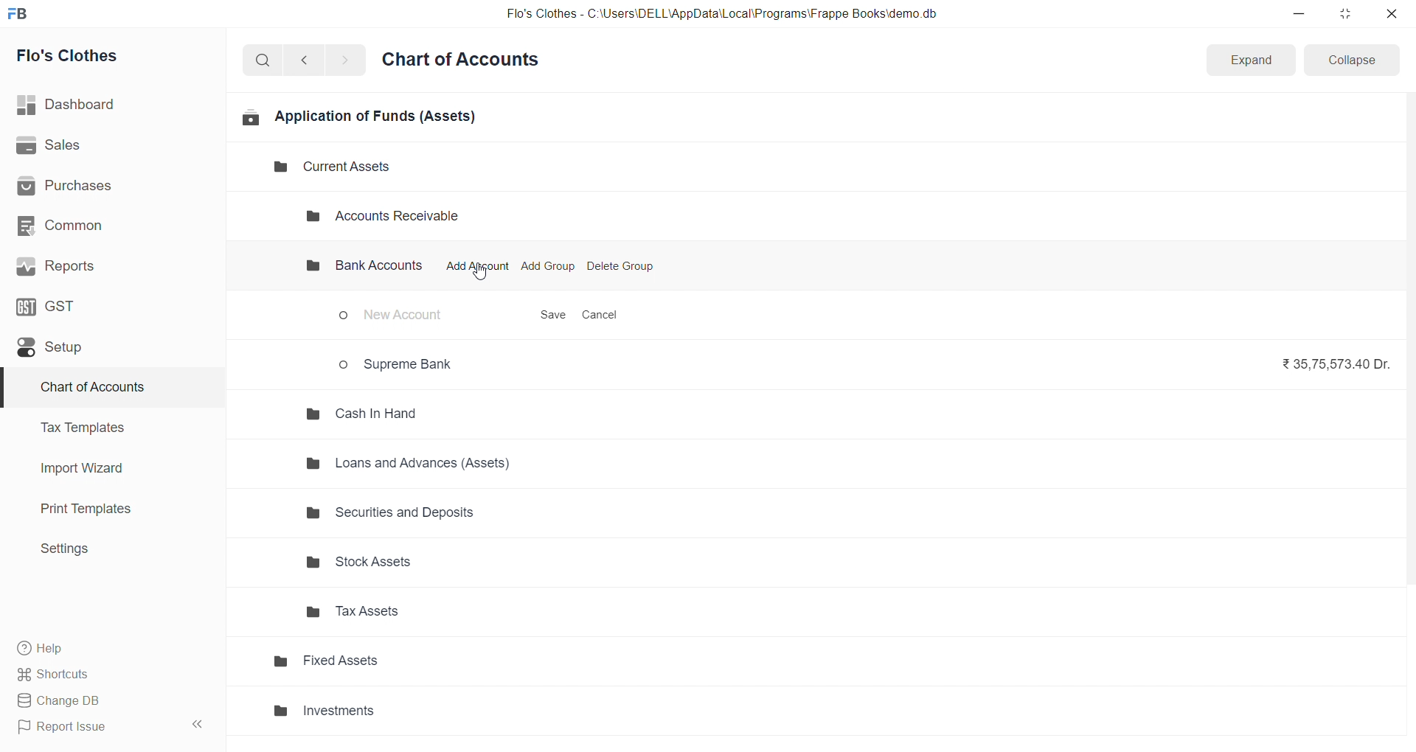  What do you see at coordinates (105, 56) in the screenshot?
I see `Flo's Clothes` at bounding box center [105, 56].